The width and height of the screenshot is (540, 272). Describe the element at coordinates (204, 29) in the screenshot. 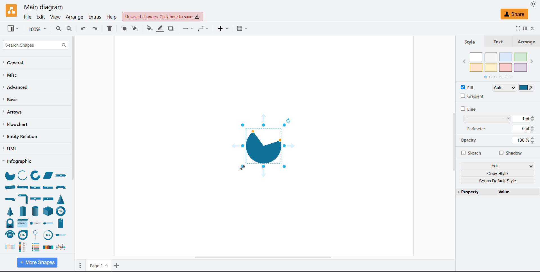

I see `Waypoints ` at that location.